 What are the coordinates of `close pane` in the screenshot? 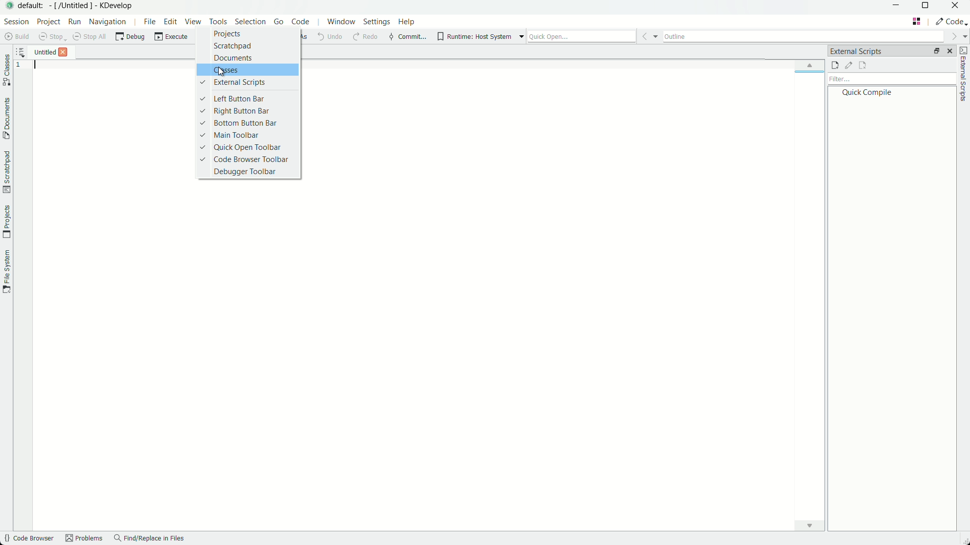 It's located at (950, 51).